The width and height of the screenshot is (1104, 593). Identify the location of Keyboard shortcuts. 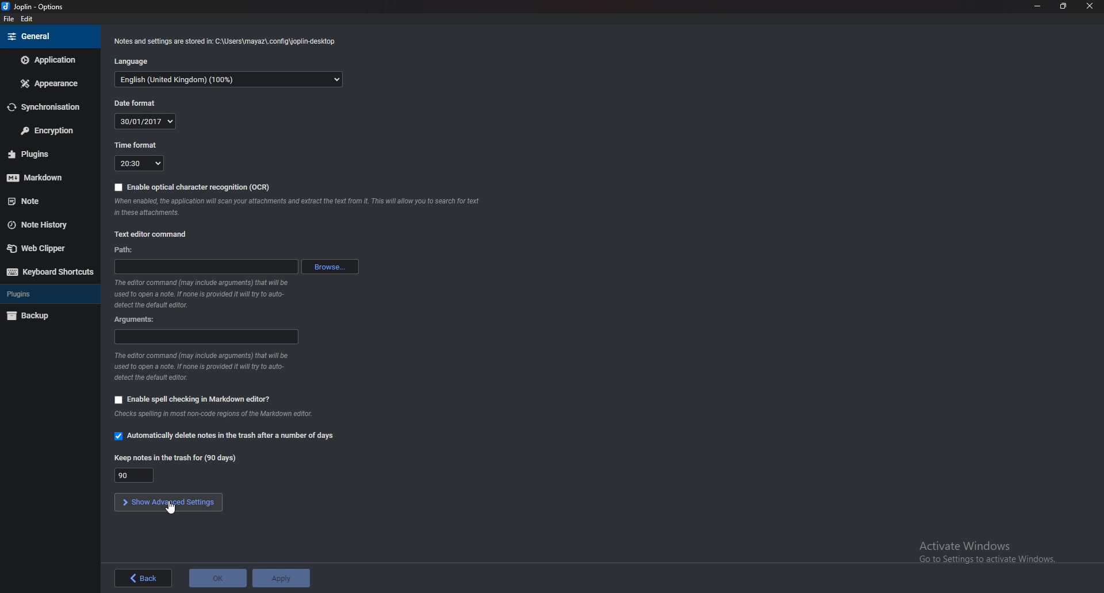
(49, 272).